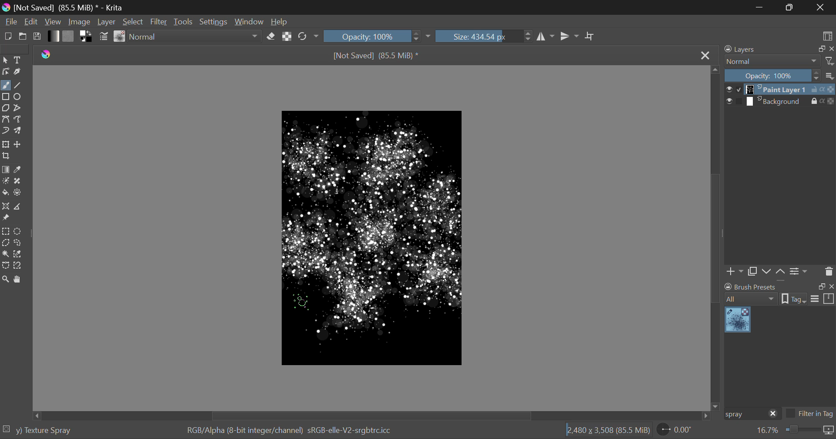  I want to click on selection, so click(6, 429).